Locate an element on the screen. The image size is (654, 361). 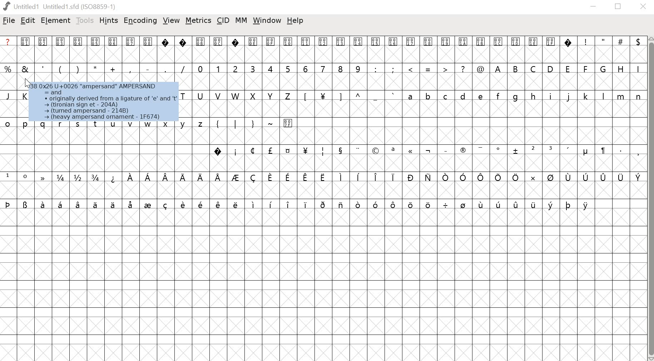
symbol is located at coordinates (130, 177).